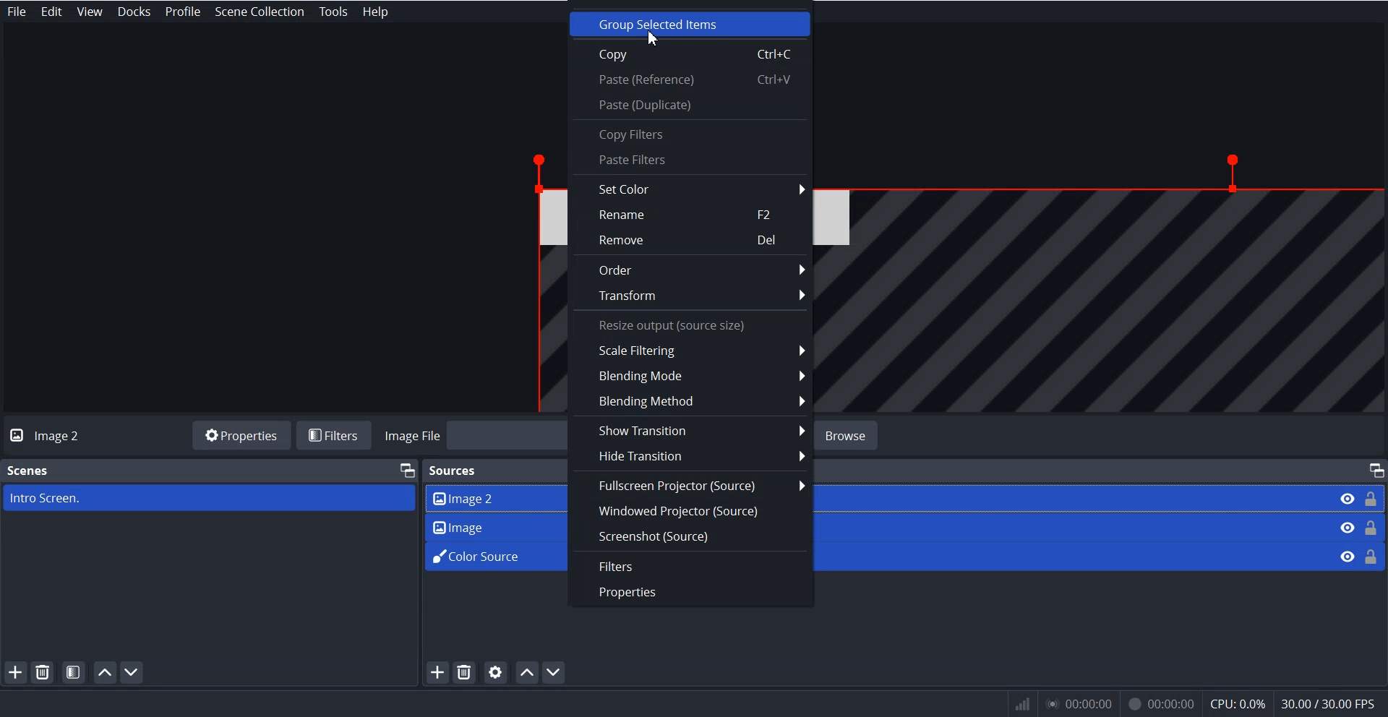 The height and width of the screenshot is (717, 1388). Describe the element at coordinates (106, 672) in the screenshot. I see `Move Scene Up` at that location.